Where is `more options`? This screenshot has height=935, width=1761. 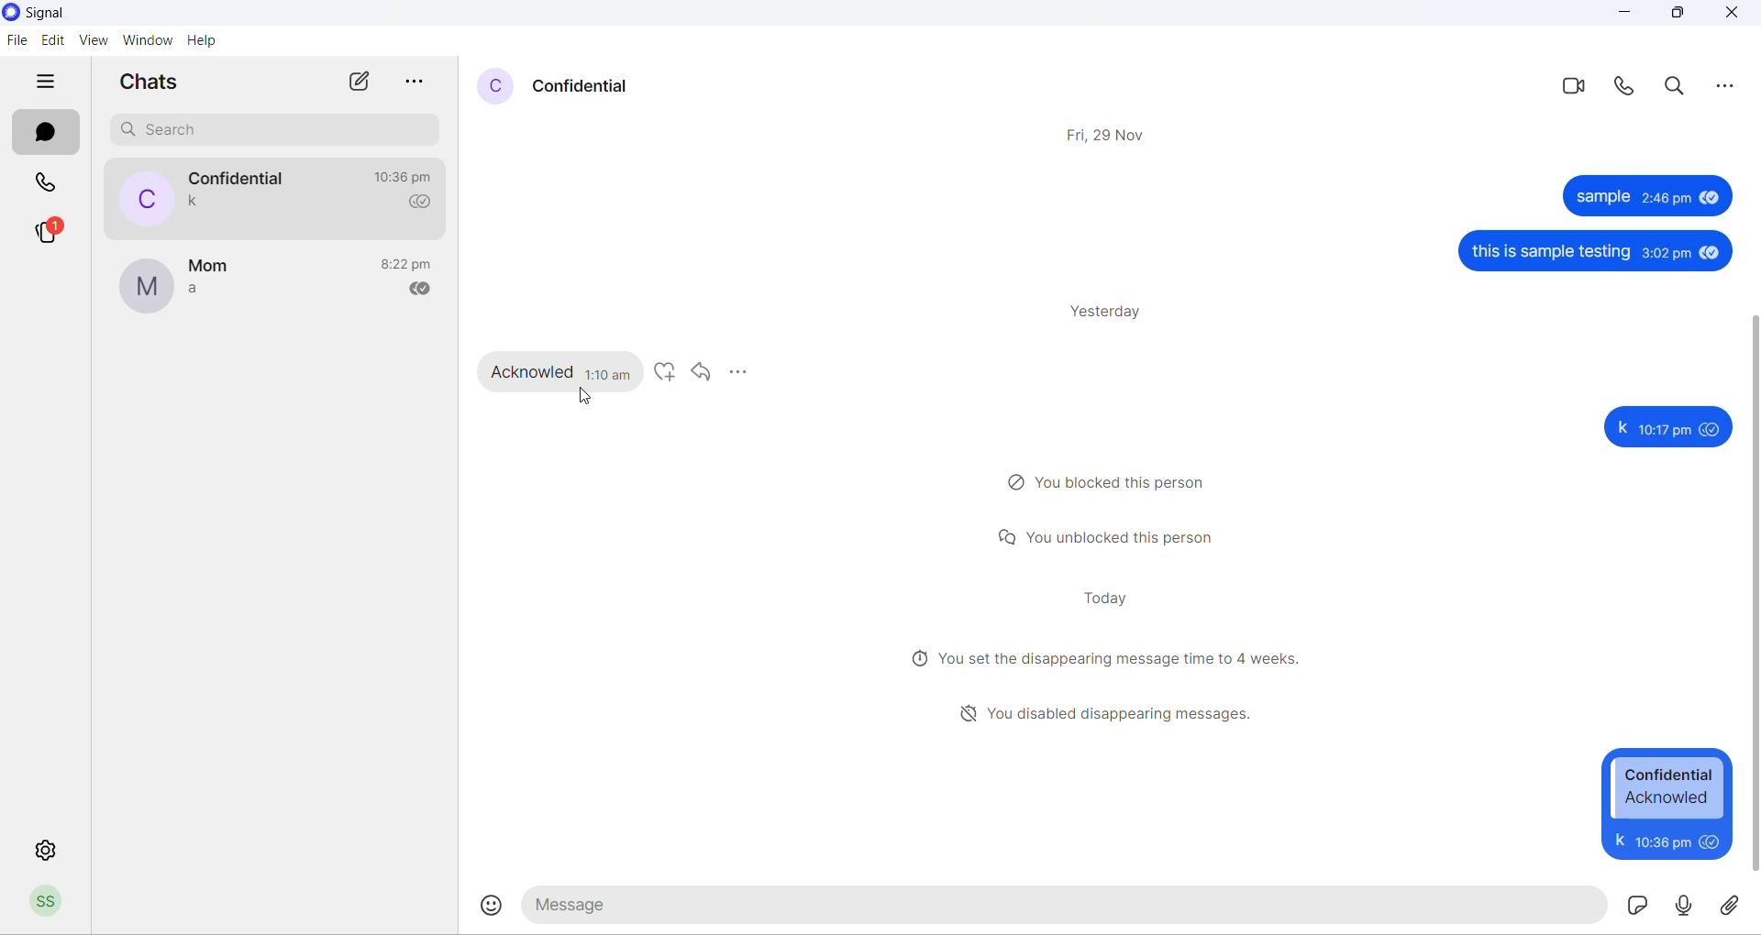
more options is located at coordinates (738, 371).